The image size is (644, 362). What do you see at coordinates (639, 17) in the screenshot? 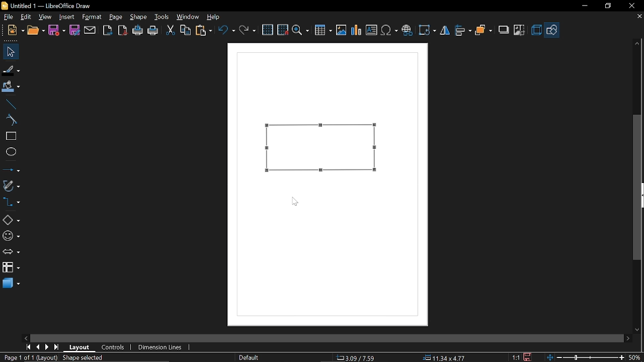
I see `close tab` at bounding box center [639, 17].